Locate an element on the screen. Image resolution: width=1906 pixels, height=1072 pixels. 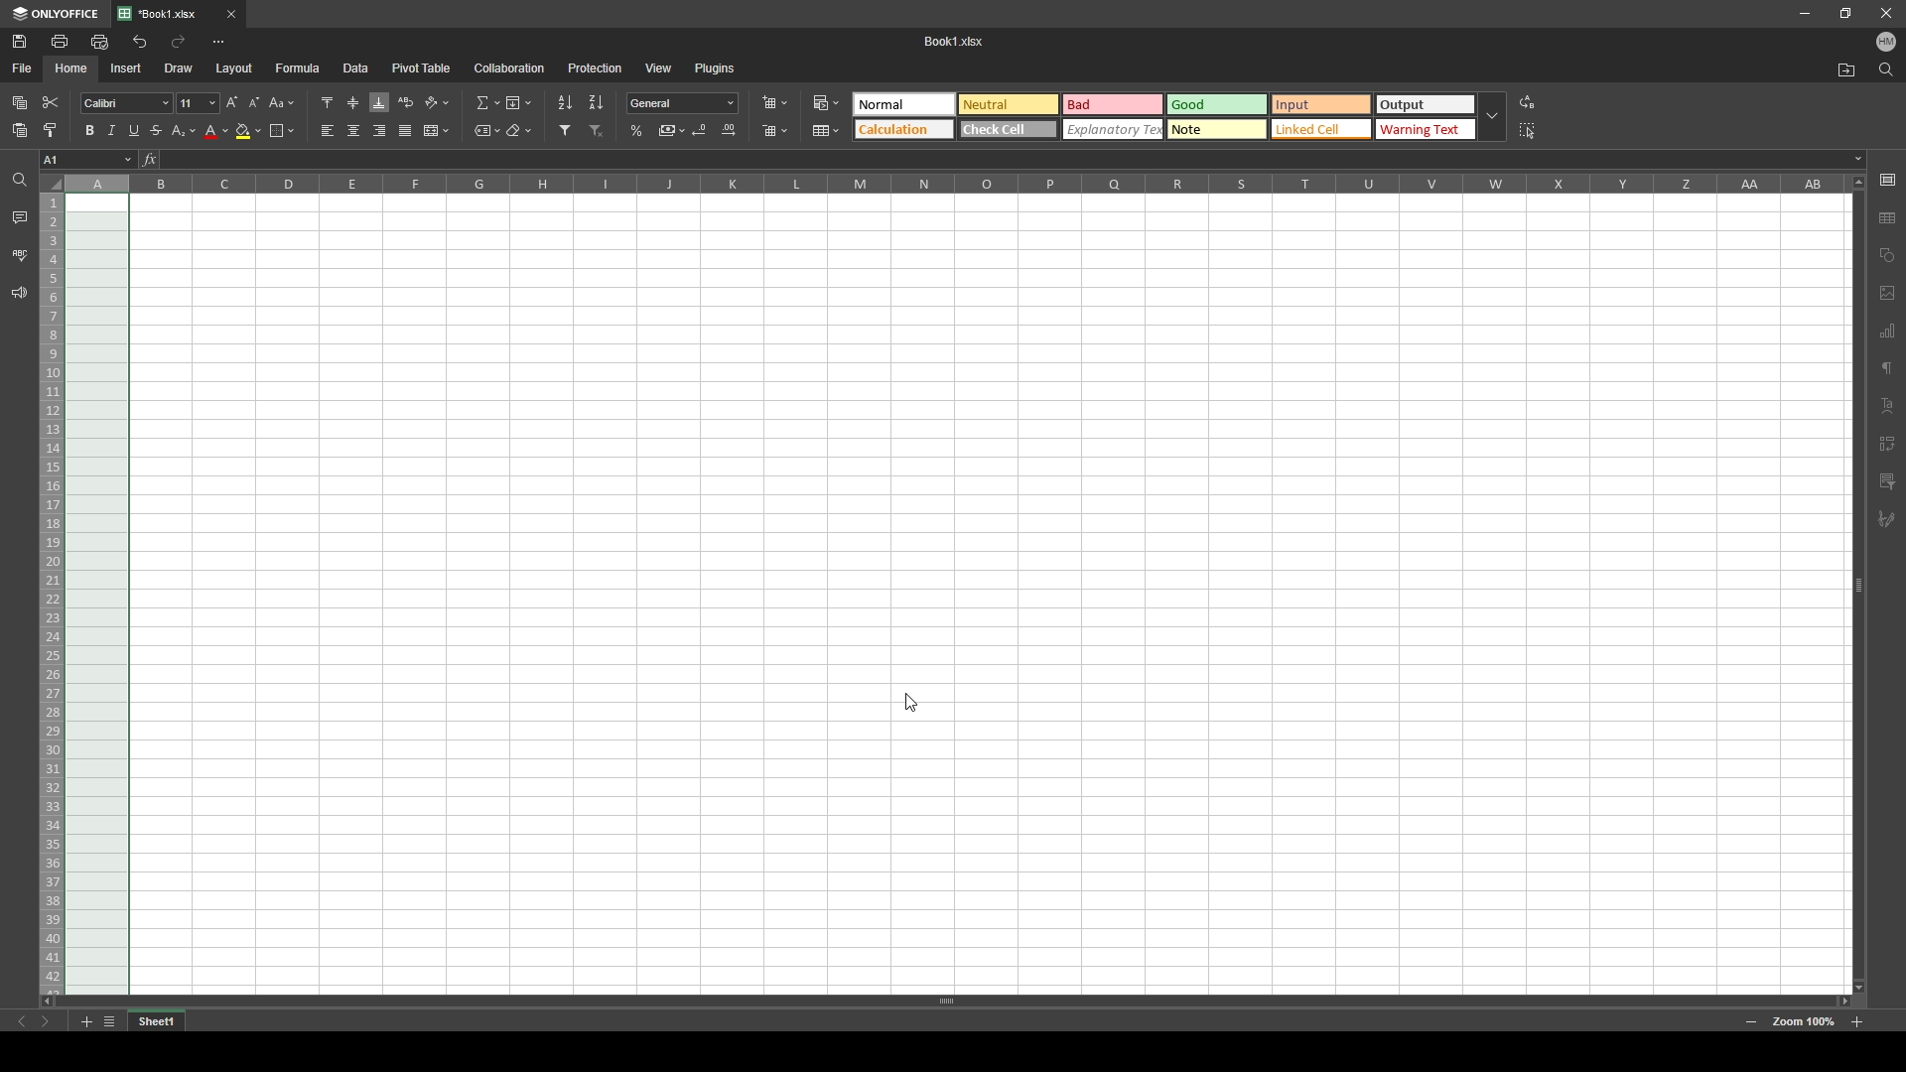
font style is located at coordinates (126, 104).